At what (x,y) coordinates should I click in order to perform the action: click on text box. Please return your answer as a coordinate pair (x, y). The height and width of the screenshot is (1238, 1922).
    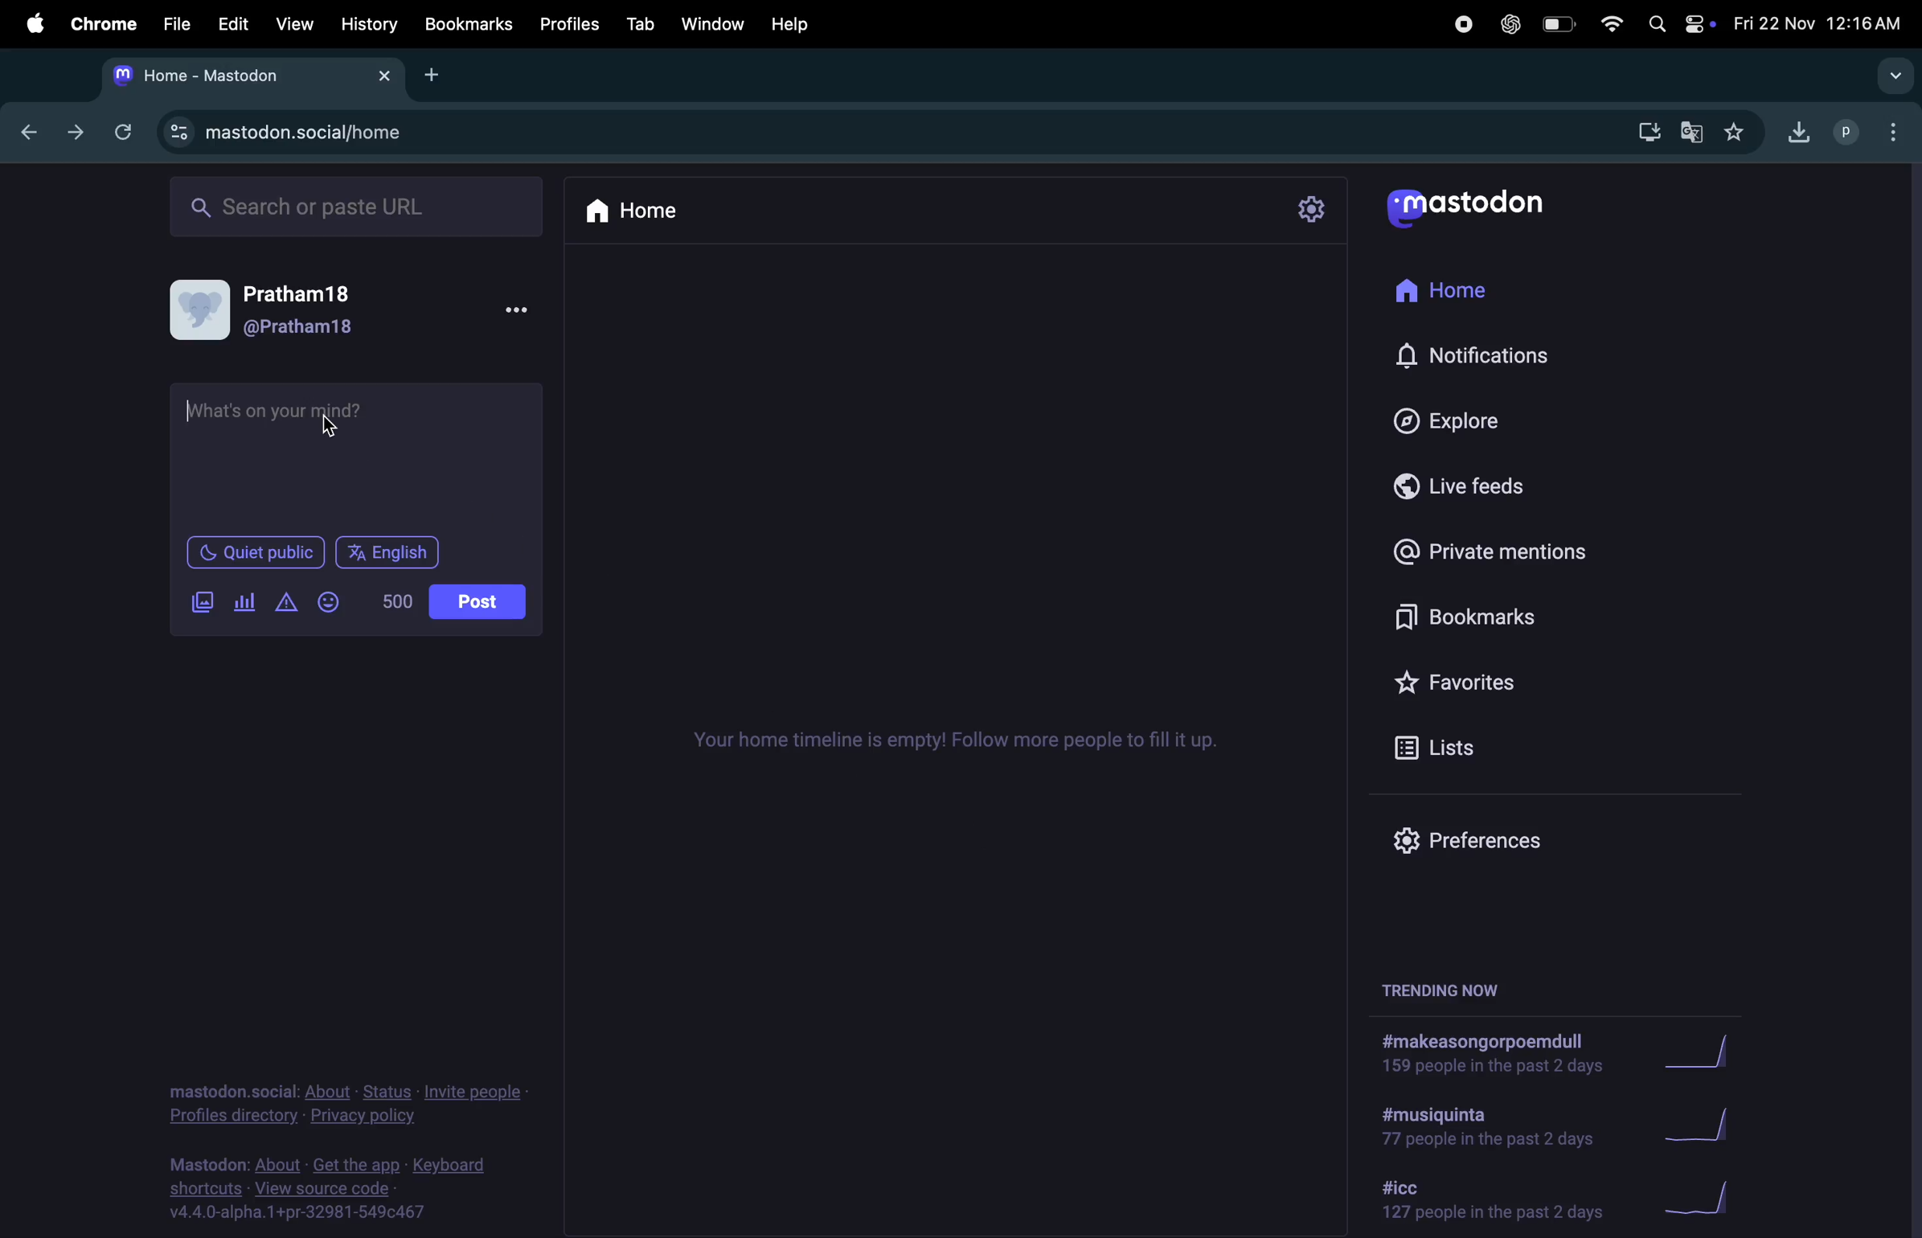
    Looking at the image, I should click on (356, 449).